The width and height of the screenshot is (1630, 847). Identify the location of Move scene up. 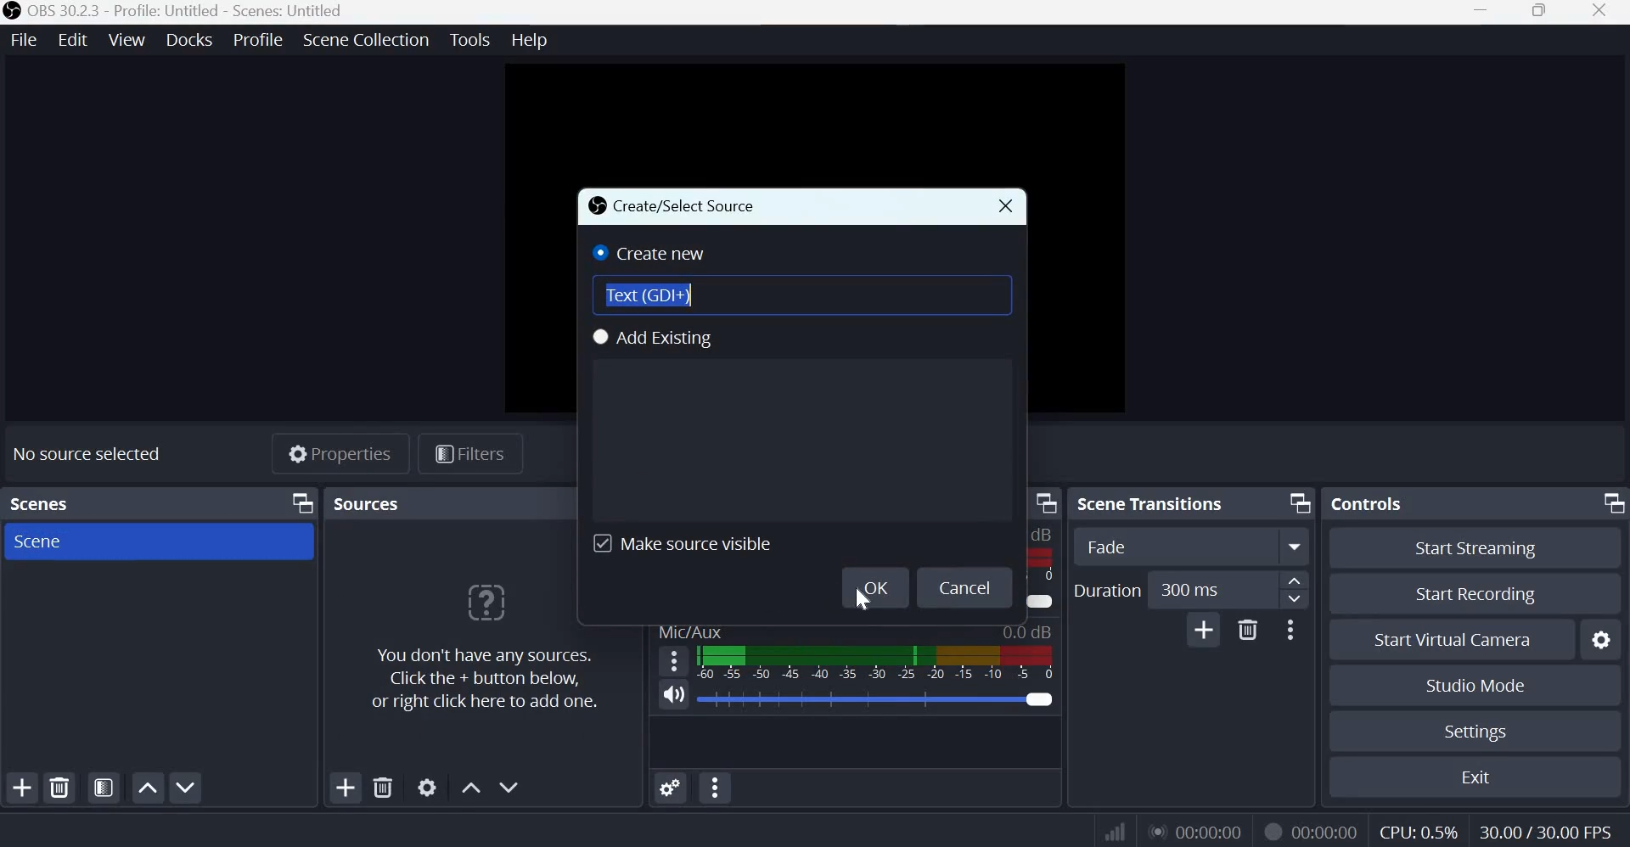
(147, 788).